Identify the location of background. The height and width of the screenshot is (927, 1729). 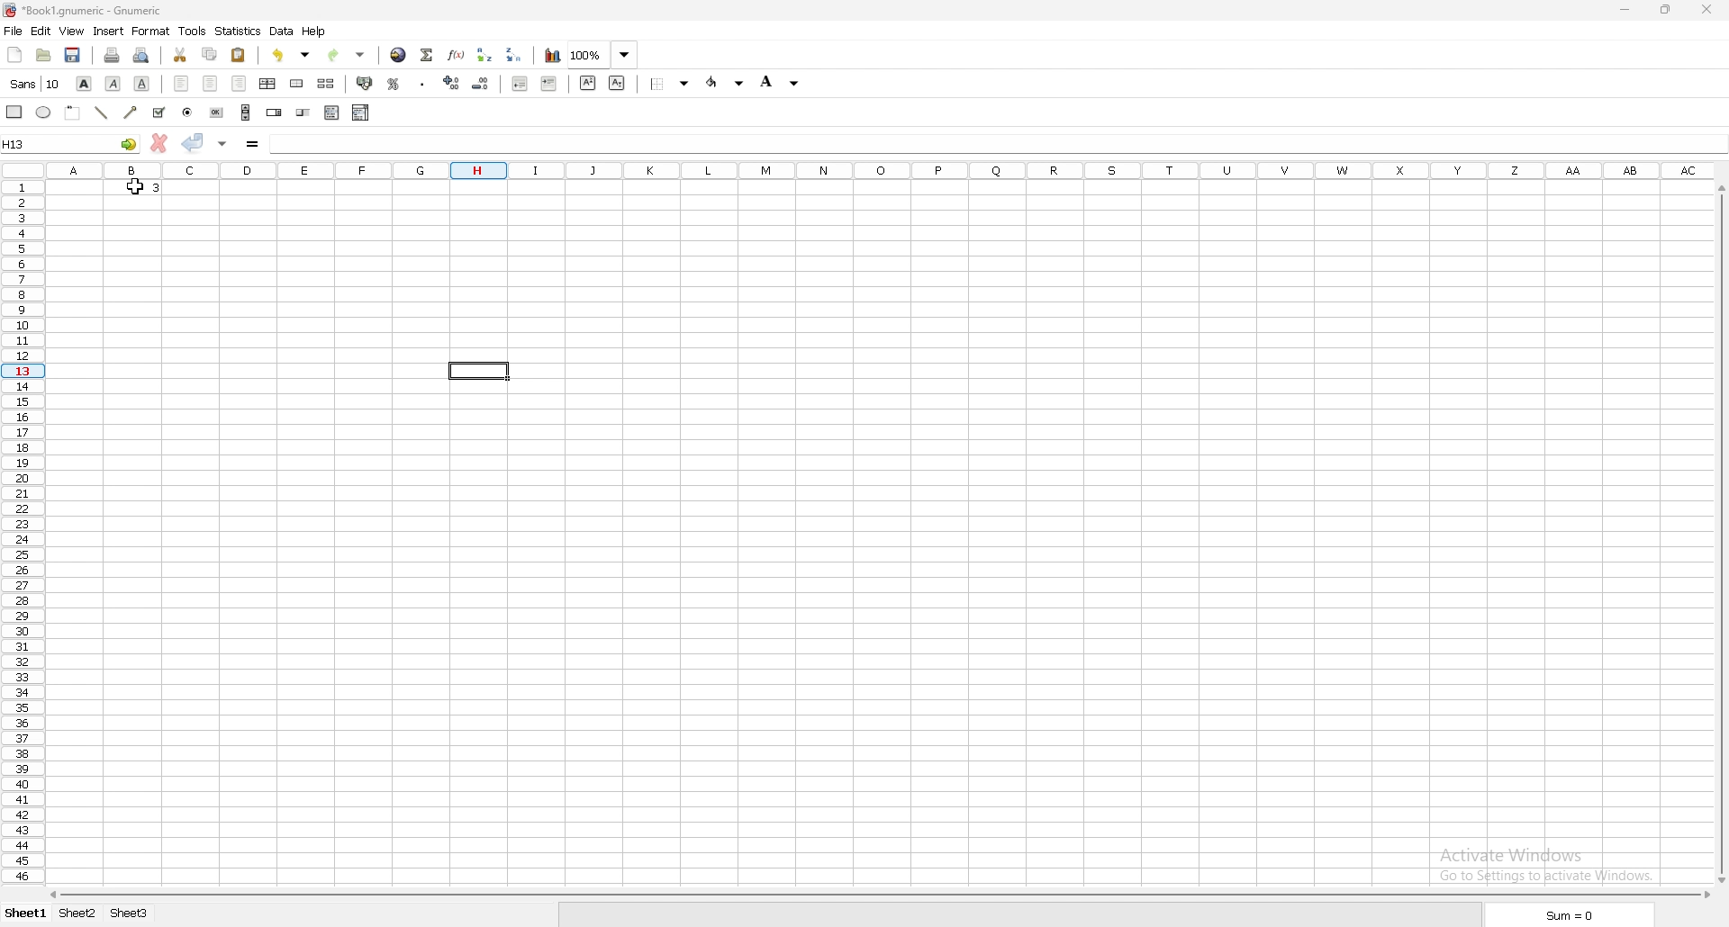
(780, 84).